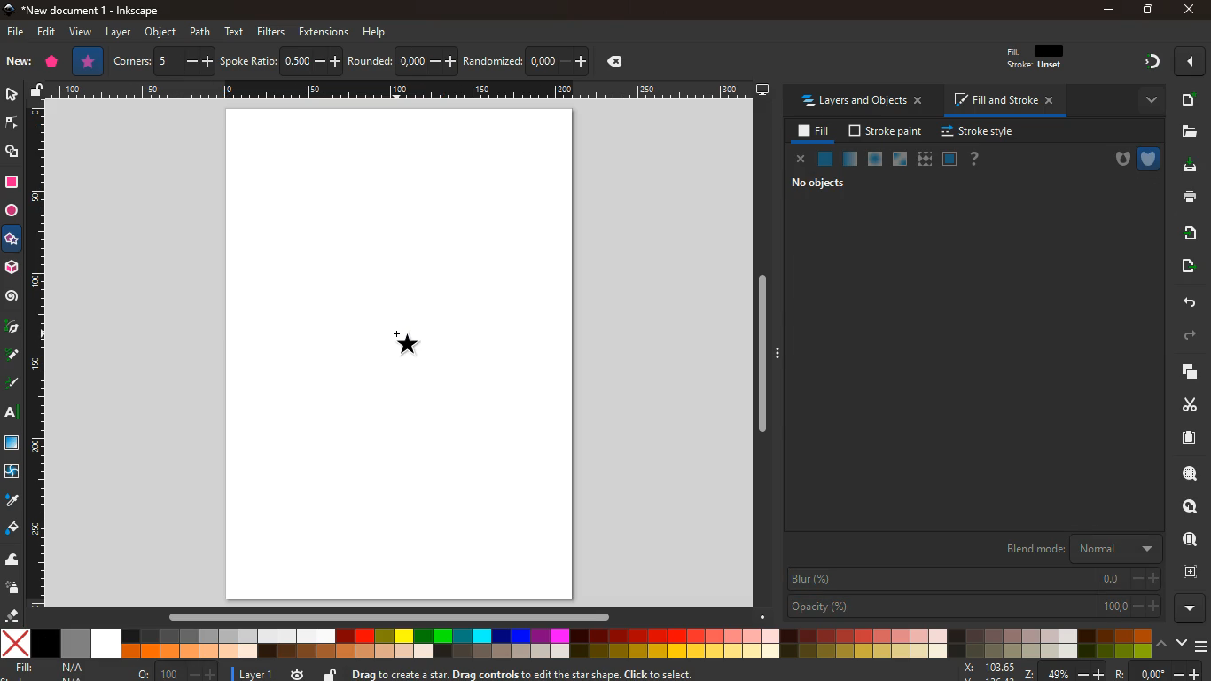 This screenshot has width=1211, height=681. What do you see at coordinates (1185, 101) in the screenshot?
I see `new` at bounding box center [1185, 101].